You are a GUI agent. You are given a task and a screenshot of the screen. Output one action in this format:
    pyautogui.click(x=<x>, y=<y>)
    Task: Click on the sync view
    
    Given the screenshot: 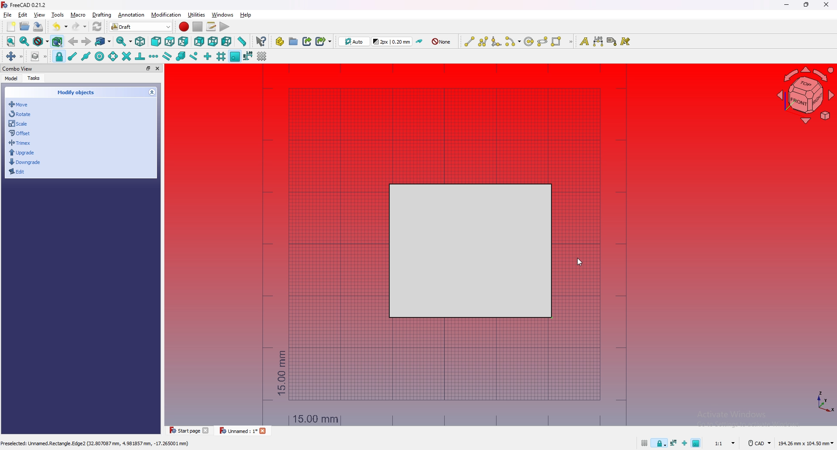 What is the action you would take?
    pyautogui.click(x=124, y=41)
    